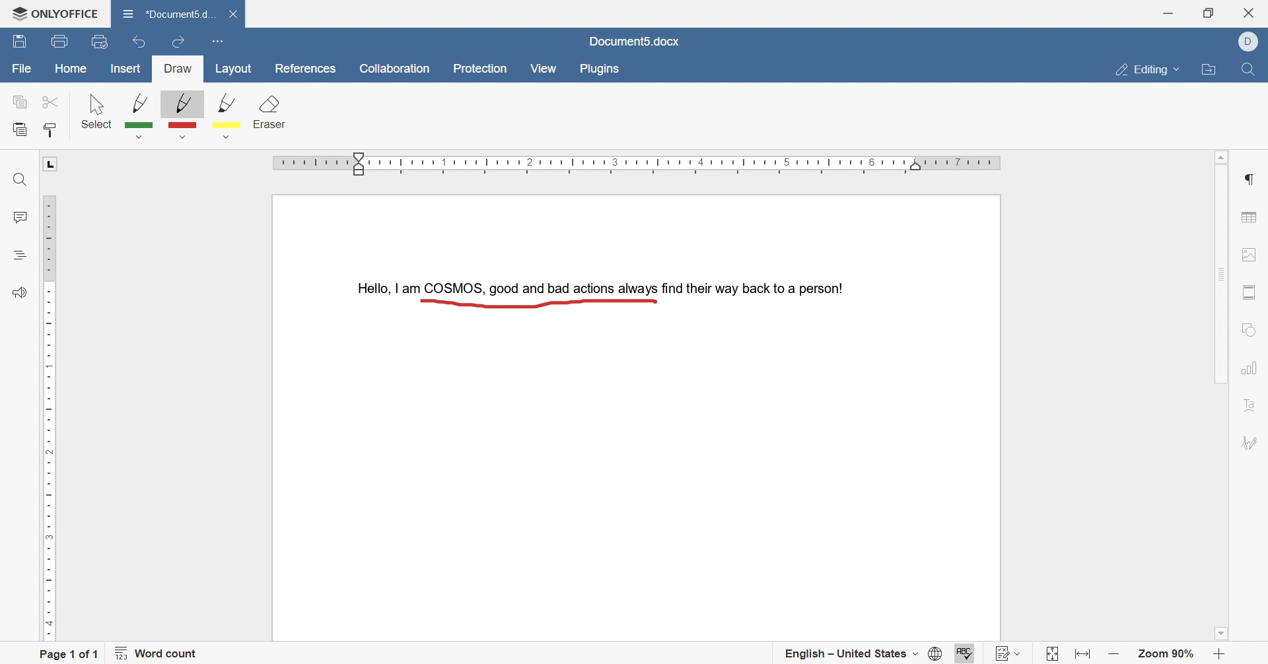 The image size is (1268, 664). I want to click on select, so click(97, 110).